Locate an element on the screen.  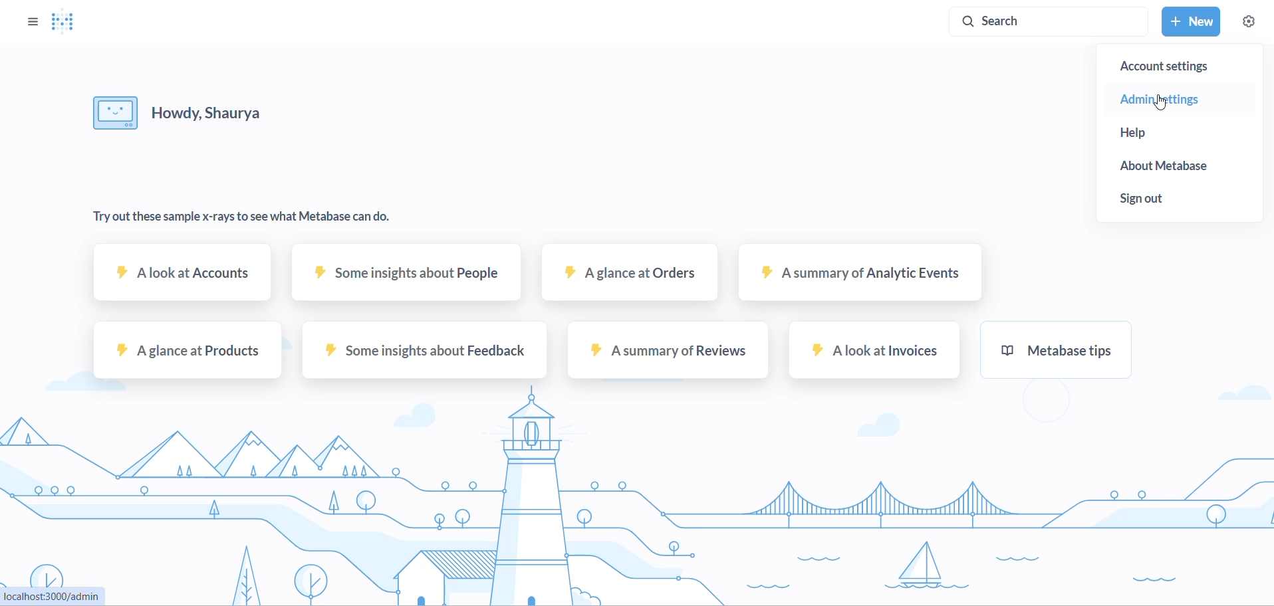
admin settings is located at coordinates (1179, 99).